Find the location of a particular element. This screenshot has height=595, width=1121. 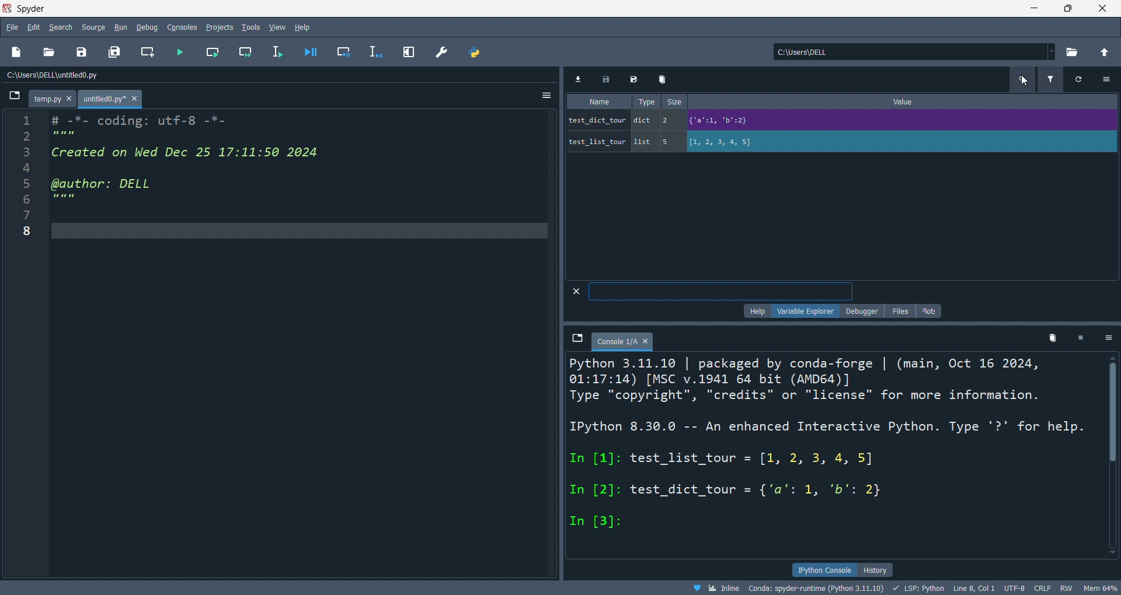

cursor is located at coordinates (1025, 80).